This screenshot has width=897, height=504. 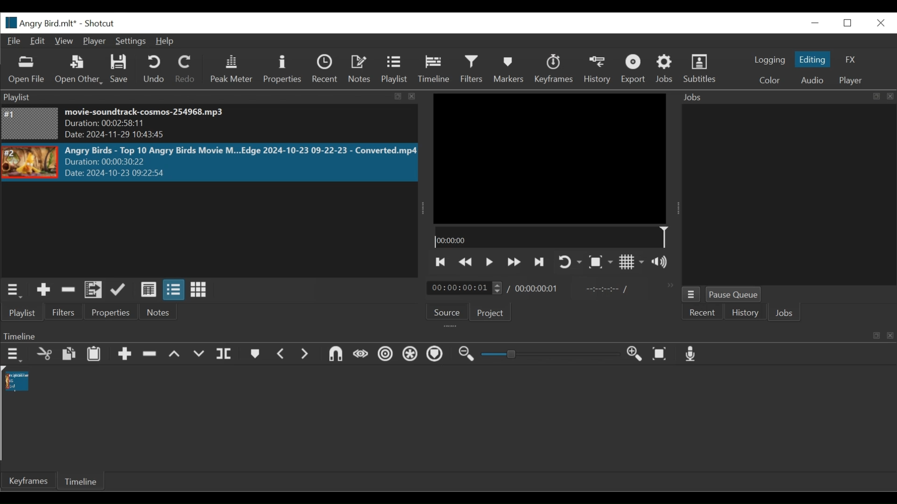 I want to click on Playlist, so click(x=394, y=70).